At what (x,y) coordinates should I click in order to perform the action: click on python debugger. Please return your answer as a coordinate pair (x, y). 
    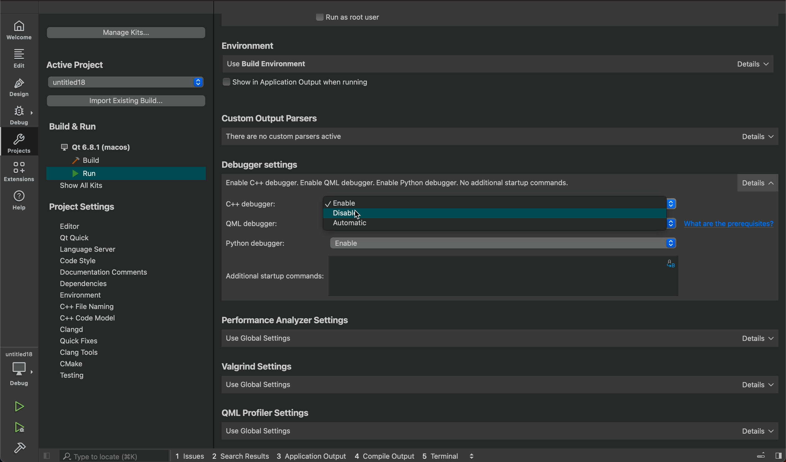
    Looking at the image, I should click on (453, 243).